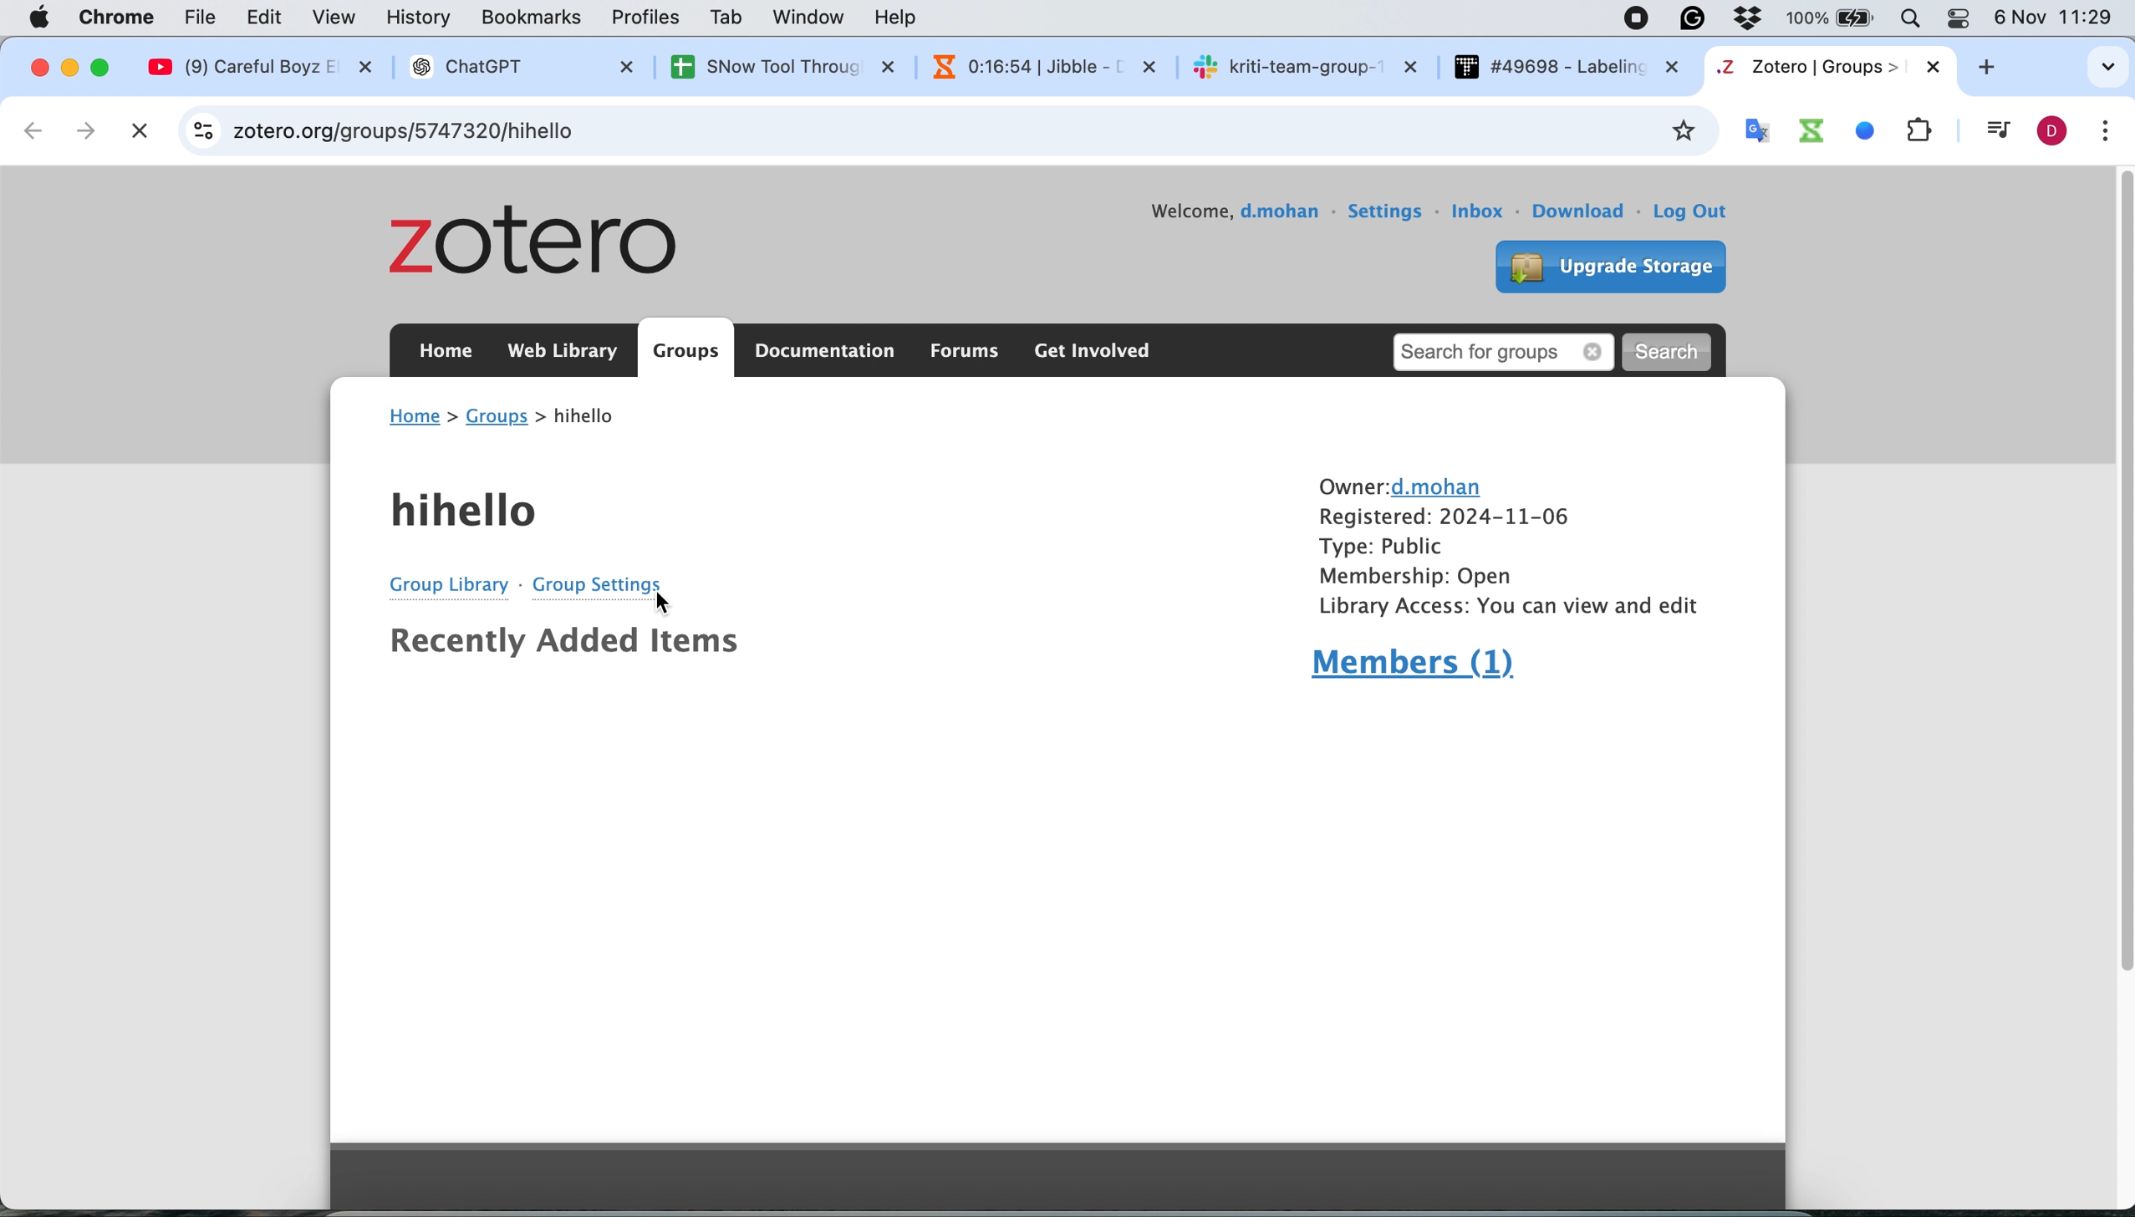  I want to click on help, so click(904, 17).